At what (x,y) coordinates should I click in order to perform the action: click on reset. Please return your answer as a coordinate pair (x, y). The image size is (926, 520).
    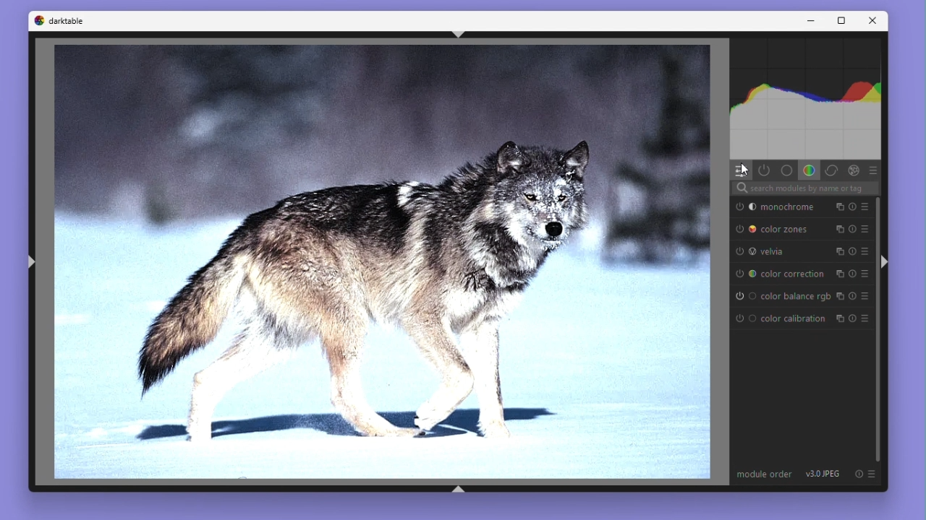
    Looking at the image, I should click on (853, 228).